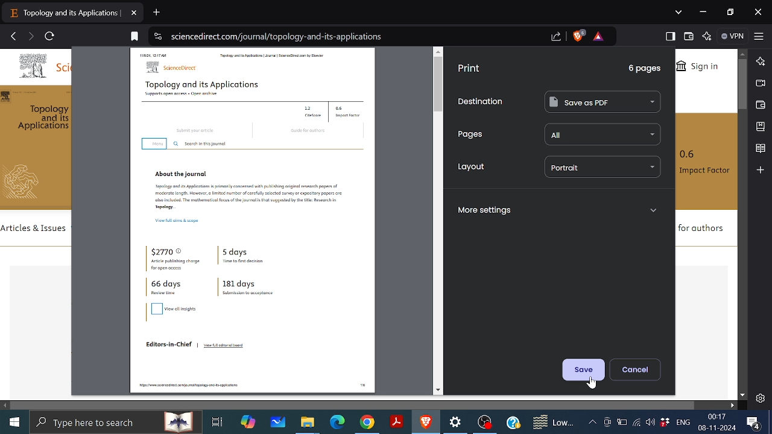 This screenshot has height=434, width=772. What do you see at coordinates (472, 169) in the screenshot?
I see `Layout` at bounding box center [472, 169].